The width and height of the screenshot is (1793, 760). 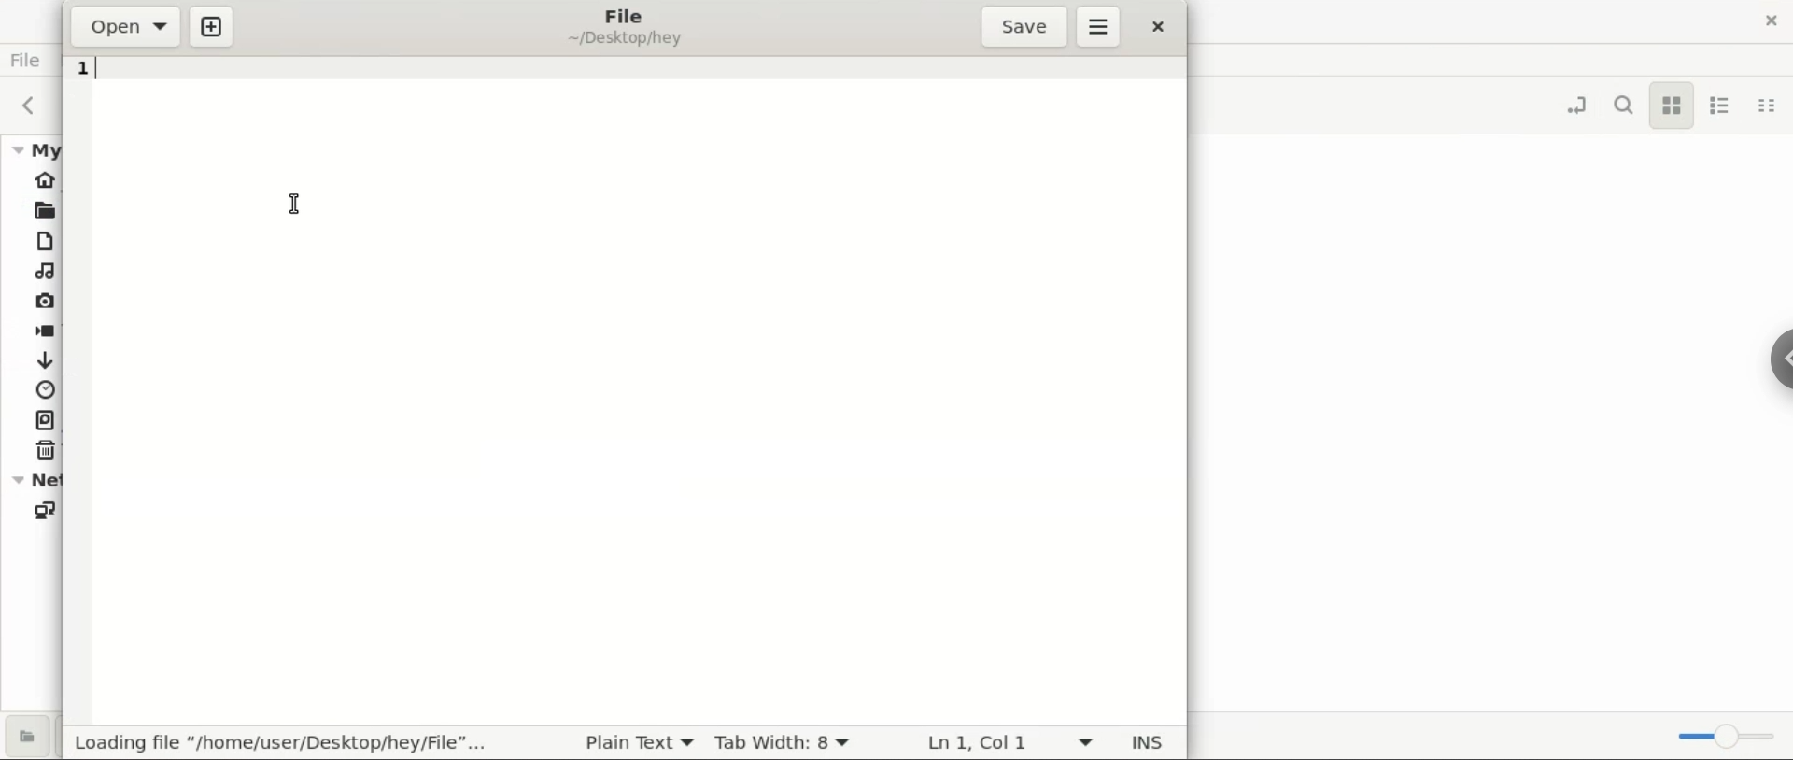 What do you see at coordinates (1673, 105) in the screenshot?
I see `icon view` at bounding box center [1673, 105].